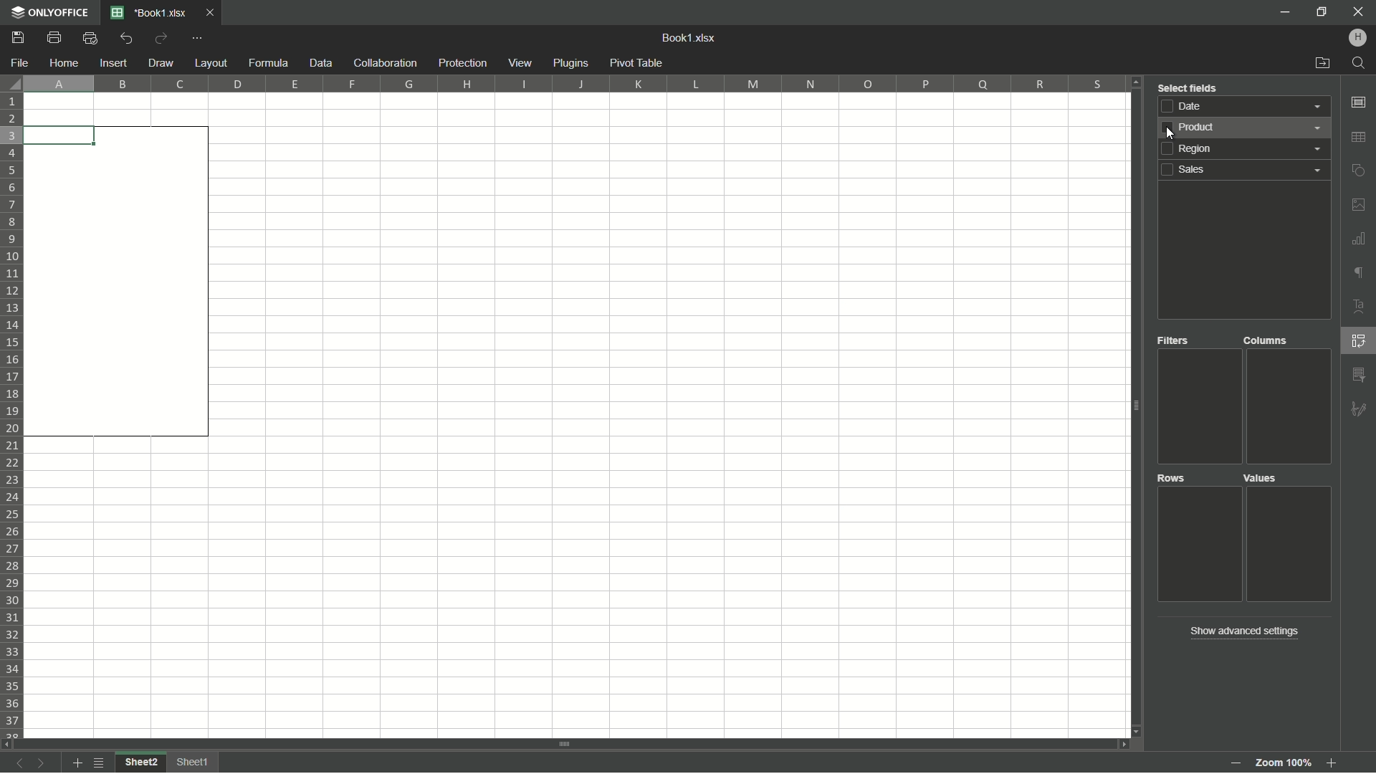 The height and width of the screenshot is (774, 1376). Describe the element at coordinates (120, 587) in the screenshot. I see `cells` at that location.